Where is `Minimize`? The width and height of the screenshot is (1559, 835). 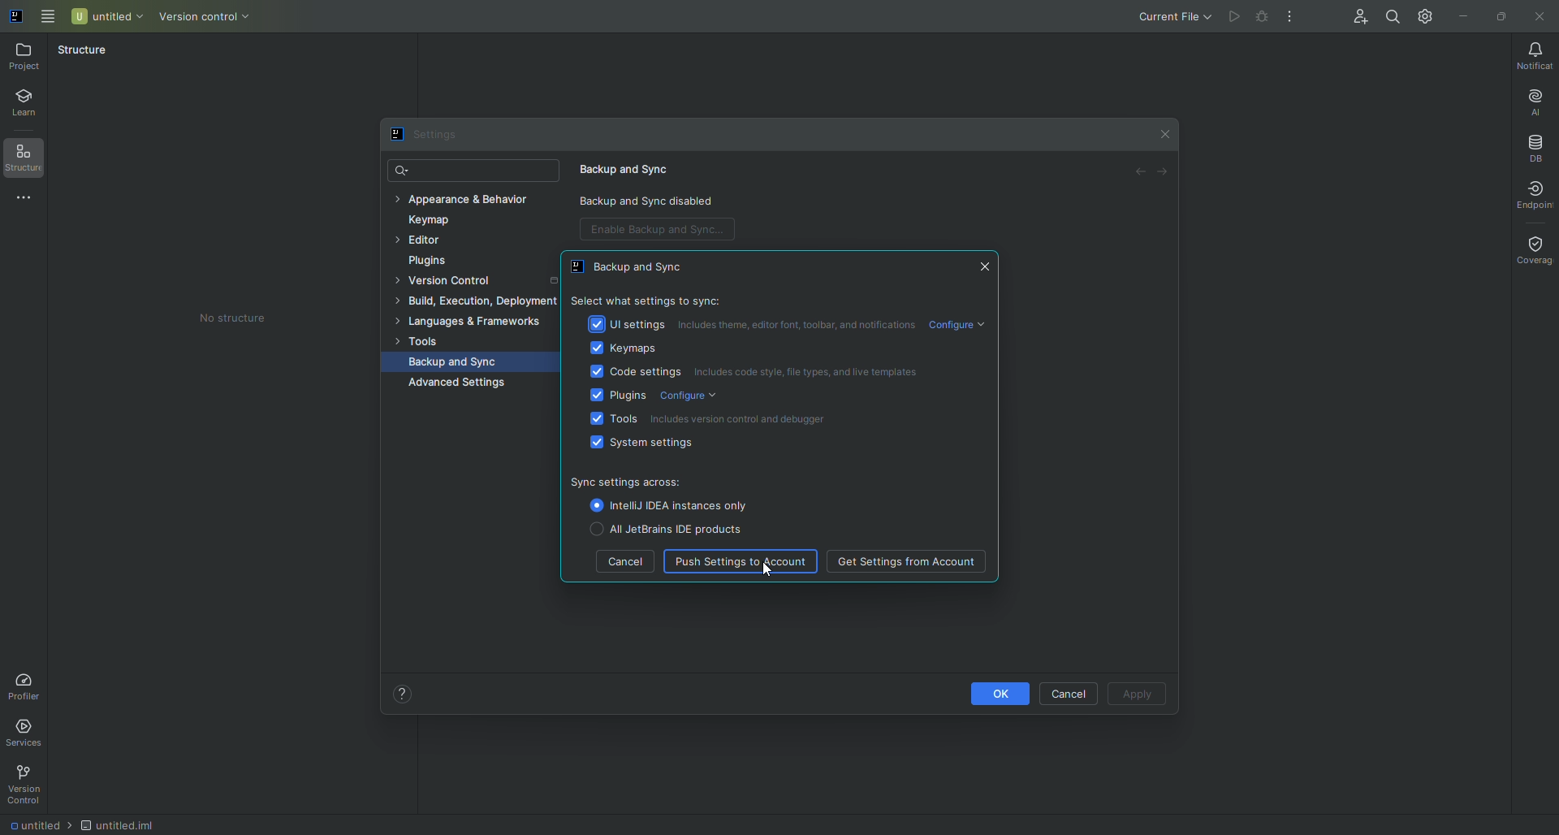 Minimize is located at coordinates (1462, 15).